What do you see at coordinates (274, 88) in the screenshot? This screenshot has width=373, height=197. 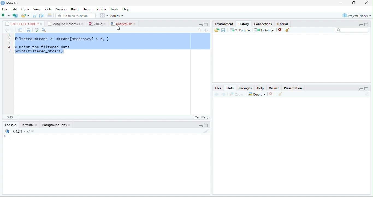 I see `Viewer` at bounding box center [274, 88].